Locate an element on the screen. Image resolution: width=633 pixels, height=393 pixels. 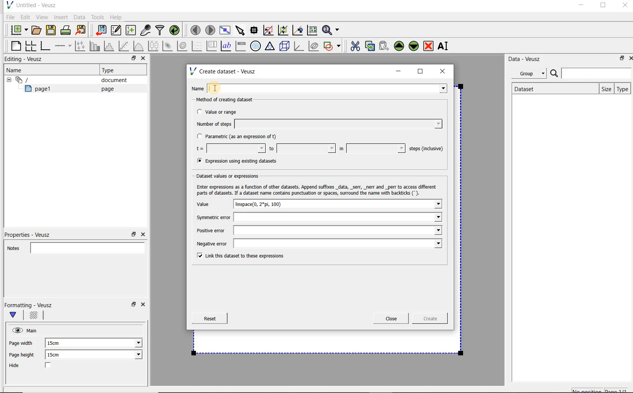
open a document is located at coordinates (37, 29).